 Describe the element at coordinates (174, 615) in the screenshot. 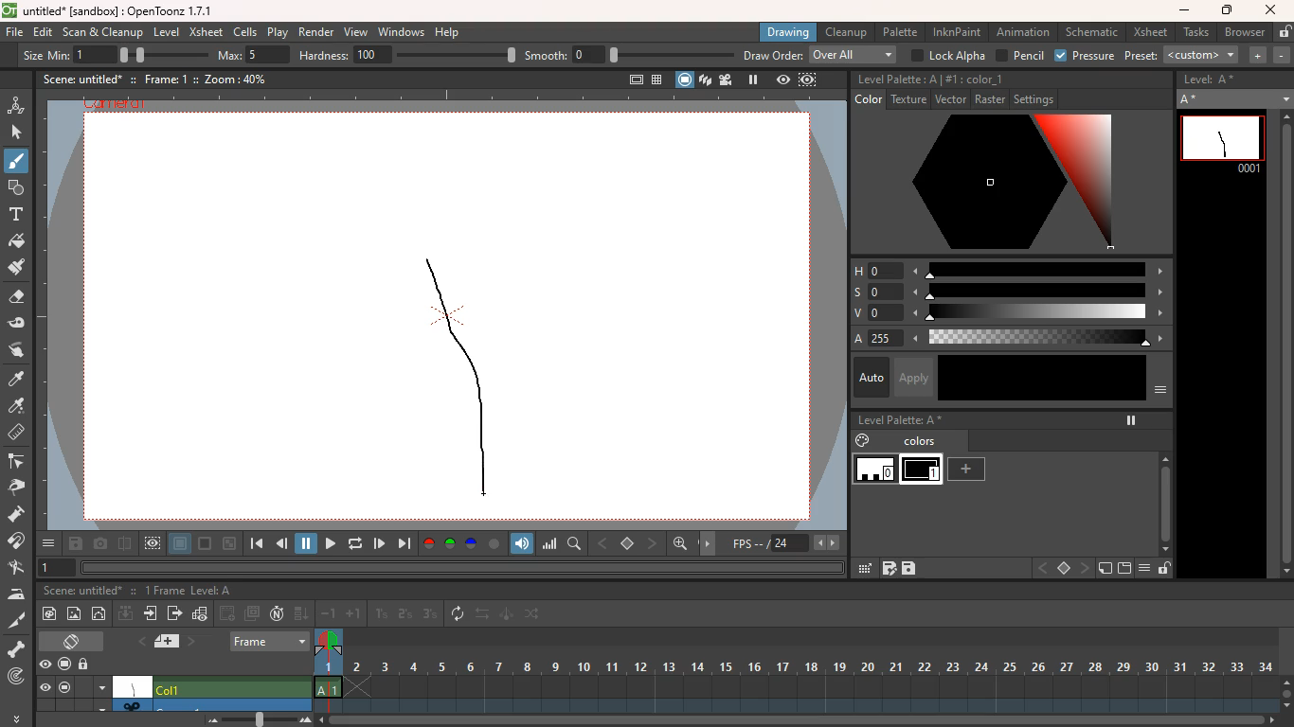

I see `forward` at that location.